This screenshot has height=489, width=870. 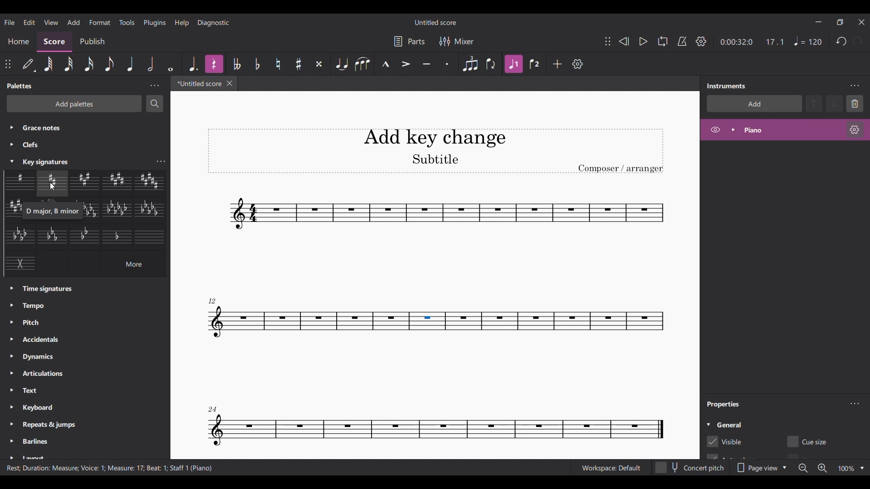 What do you see at coordinates (257, 64) in the screenshot?
I see `Toggle flat` at bounding box center [257, 64].